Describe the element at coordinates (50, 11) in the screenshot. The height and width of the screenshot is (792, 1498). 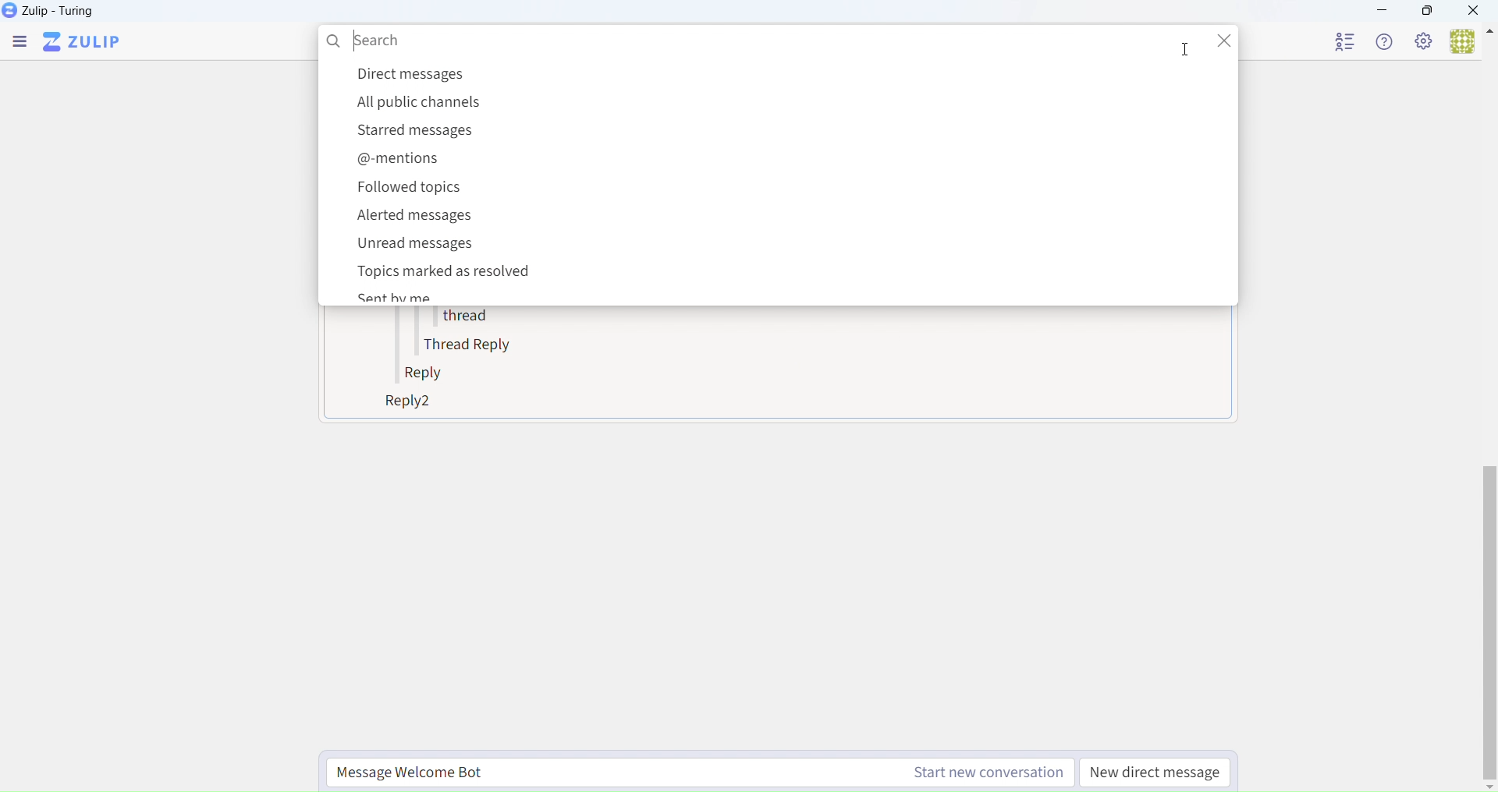
I see `Zulip` at that location.